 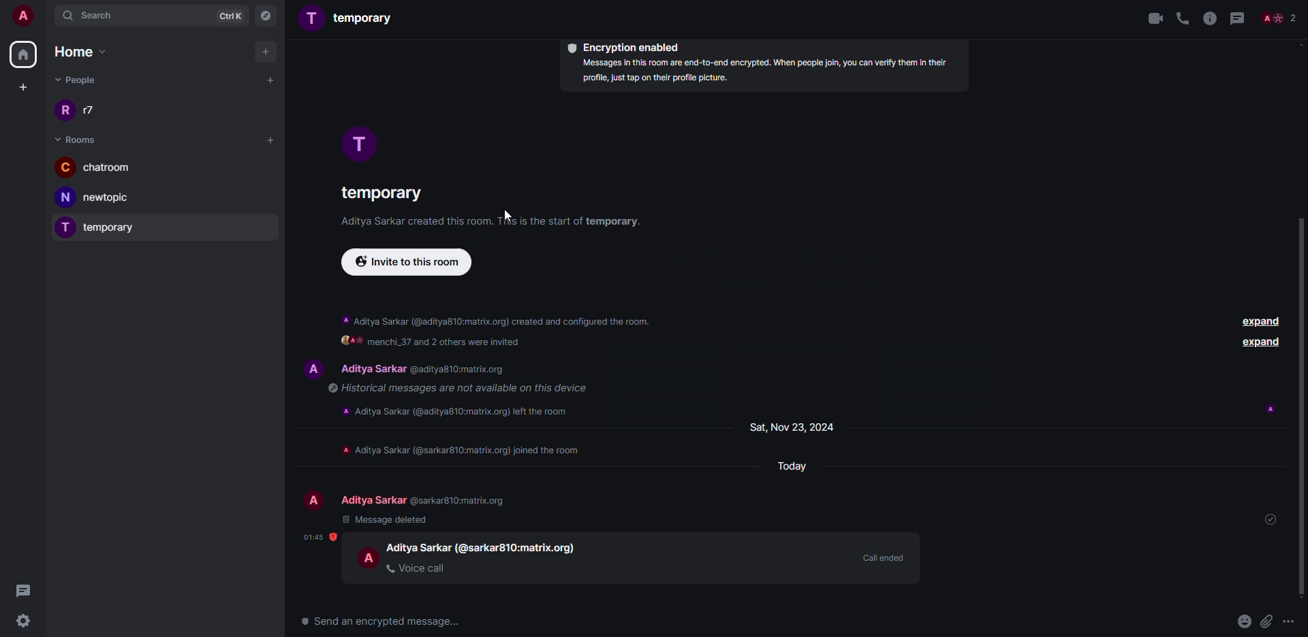 I want to click on seen, so click(x=1264, y=407).